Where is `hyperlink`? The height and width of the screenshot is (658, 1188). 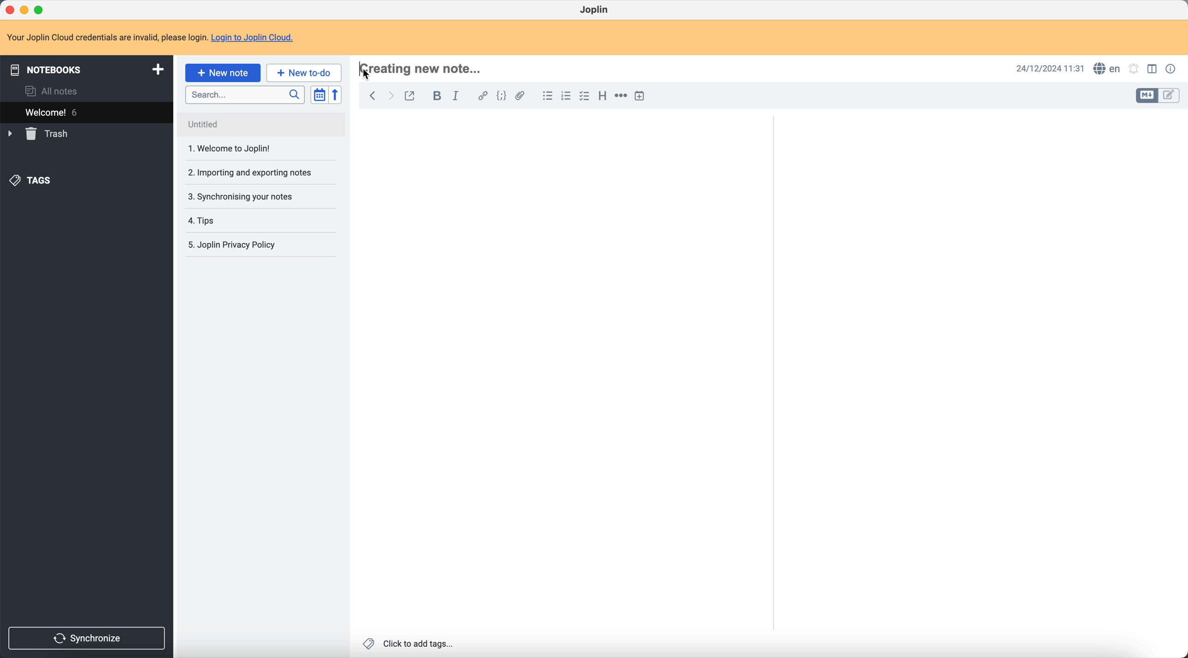 hyperlink is located at coordinates (482, 96).